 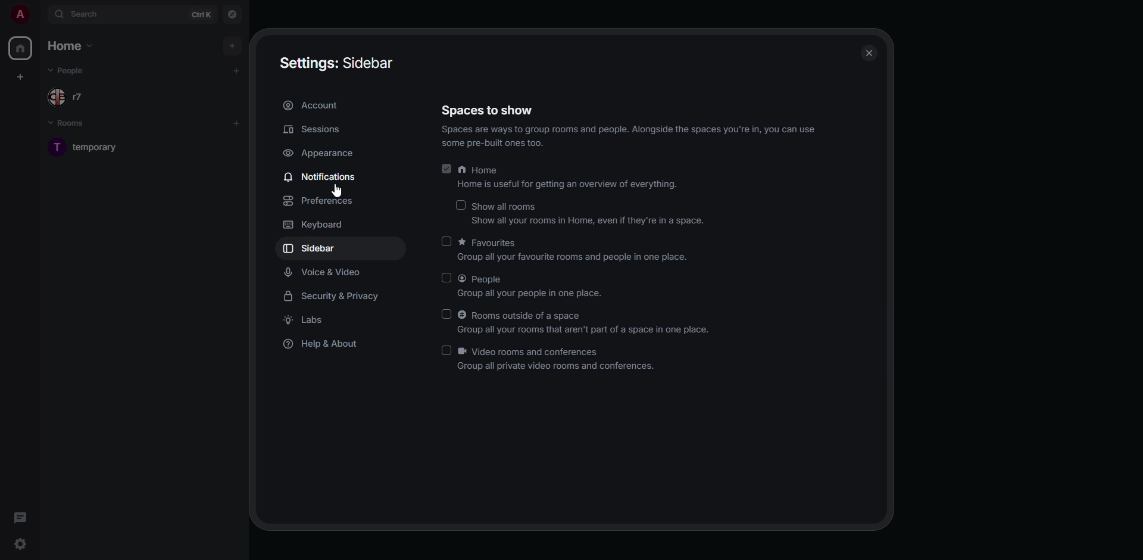 What do you see at coordinates (489, 110) in the screenshot?
I see `spaces to show` at bounding box center [489, 110].